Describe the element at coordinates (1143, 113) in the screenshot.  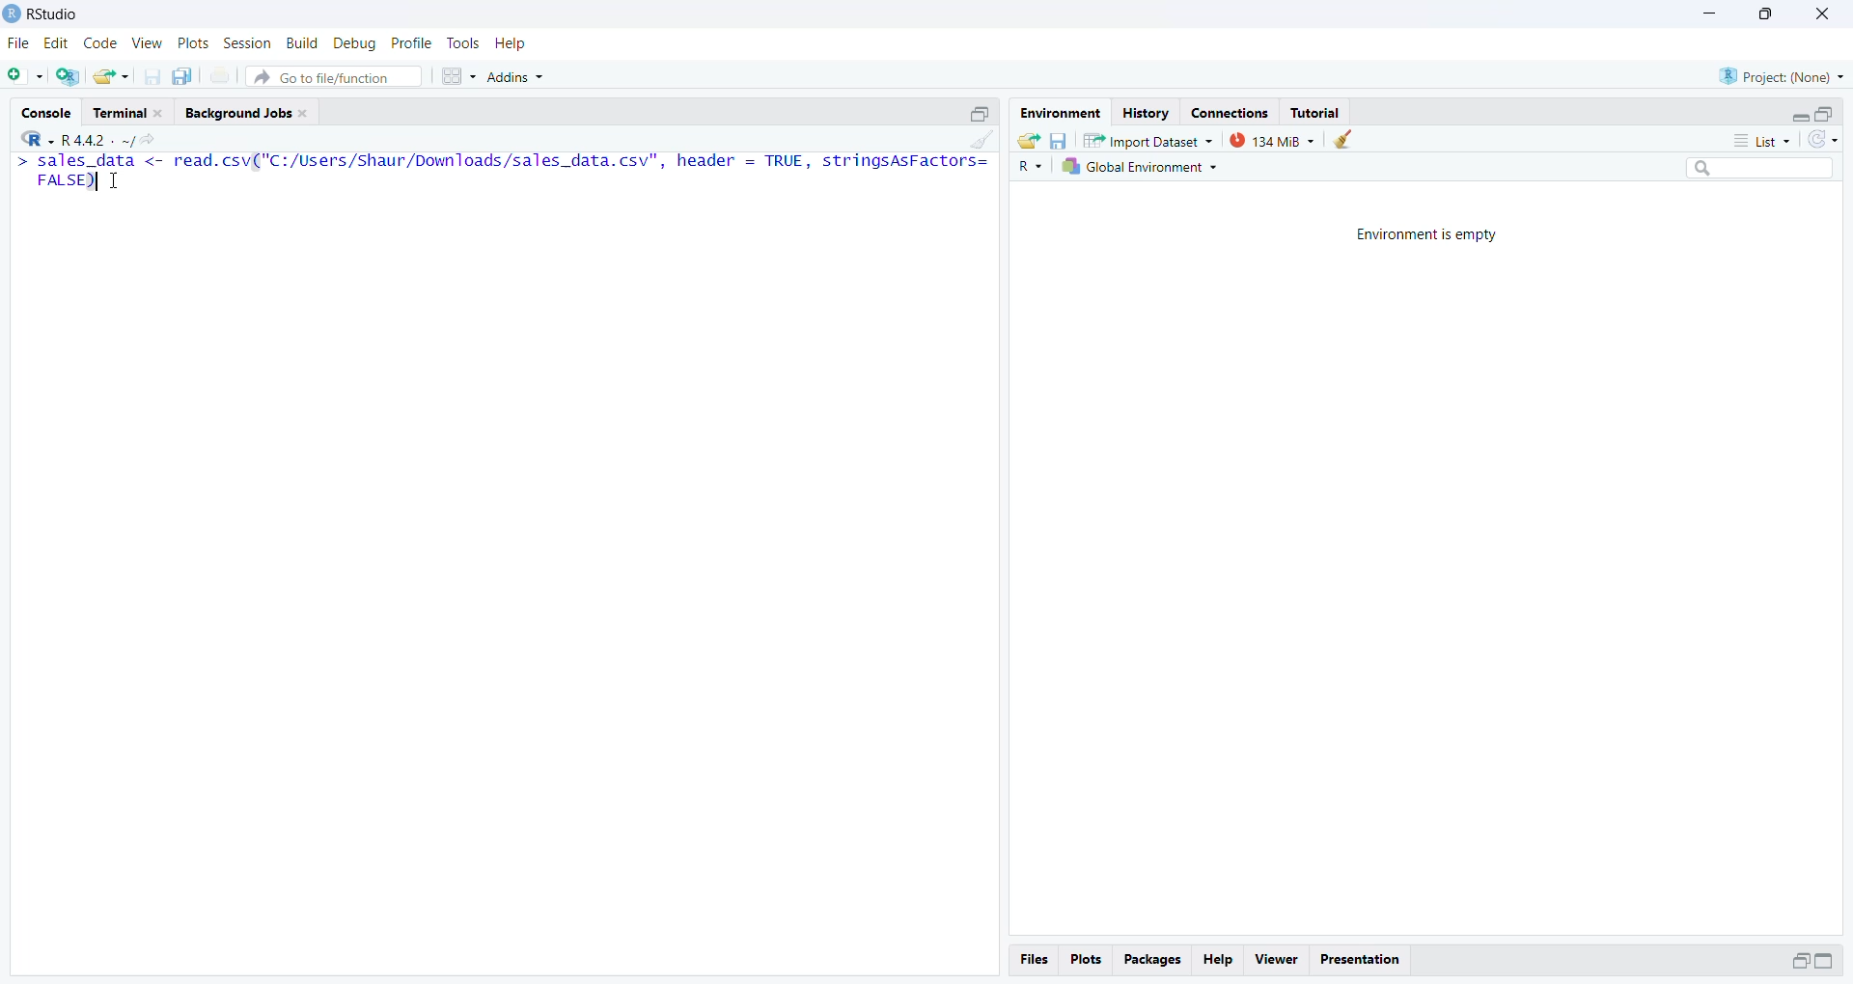
I see `History` at that location.